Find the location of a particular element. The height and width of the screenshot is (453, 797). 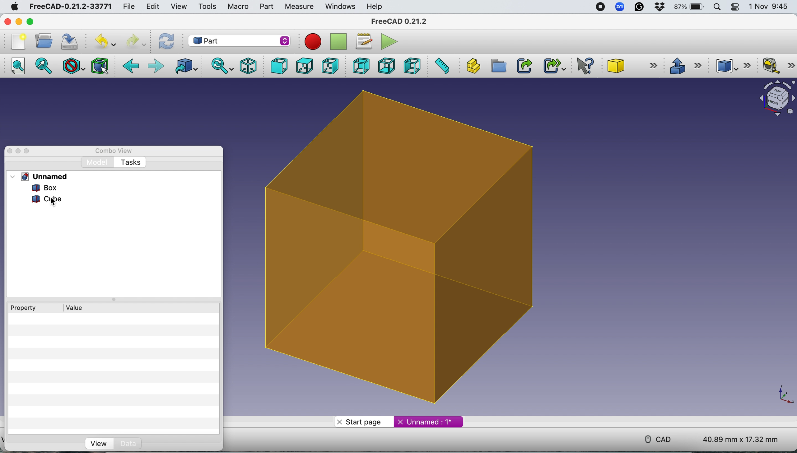

Edit is located at coordinates (151, 7).